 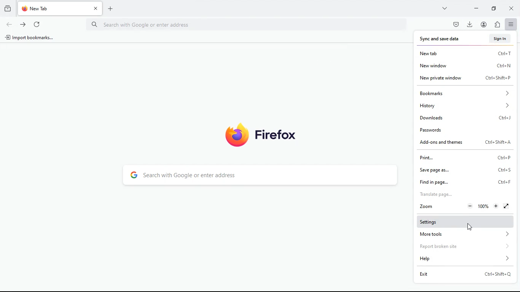 What do you see at coordinates (464, 157) in the screenshot?
I see `print` at bounding box center [464, 157].